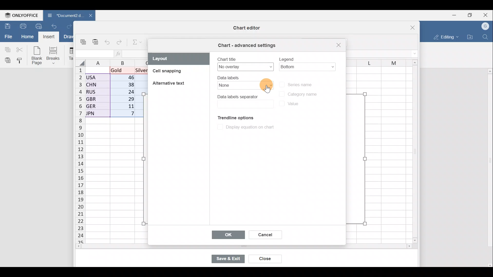  I want to click on Scroll bar, so click(488, 166).